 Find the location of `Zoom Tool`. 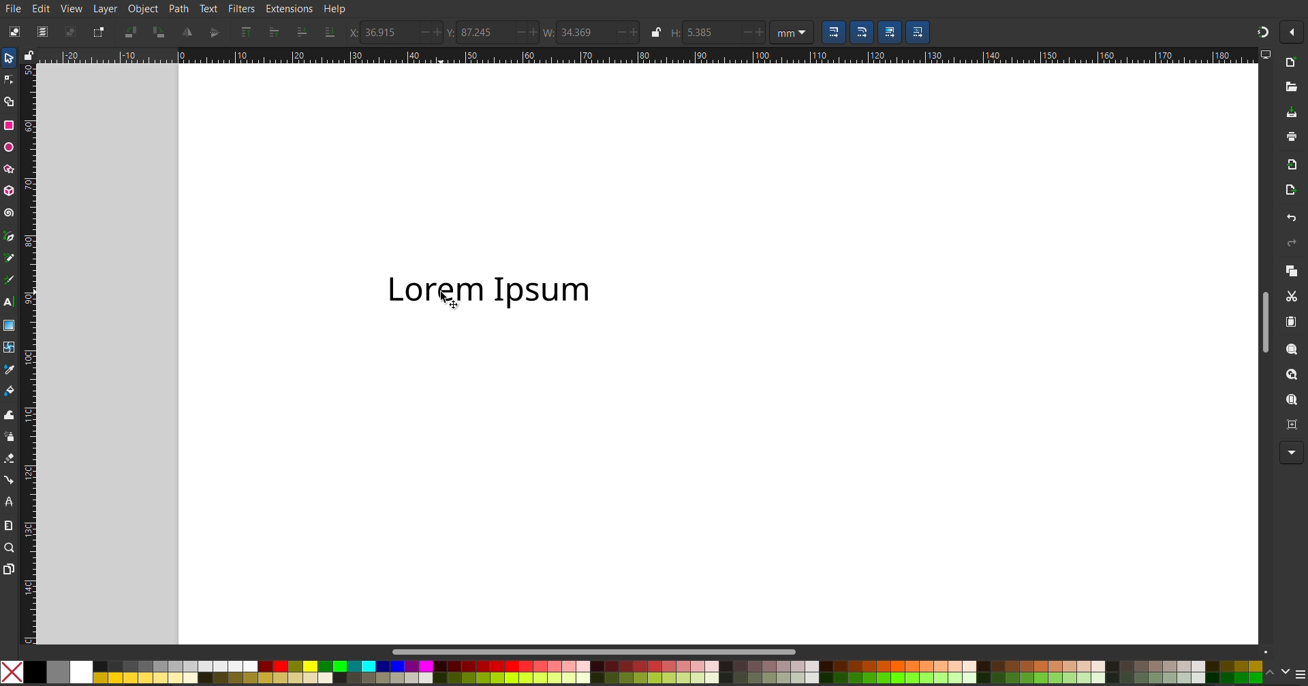

Zoom Tool is located at coordinates (10, 548).